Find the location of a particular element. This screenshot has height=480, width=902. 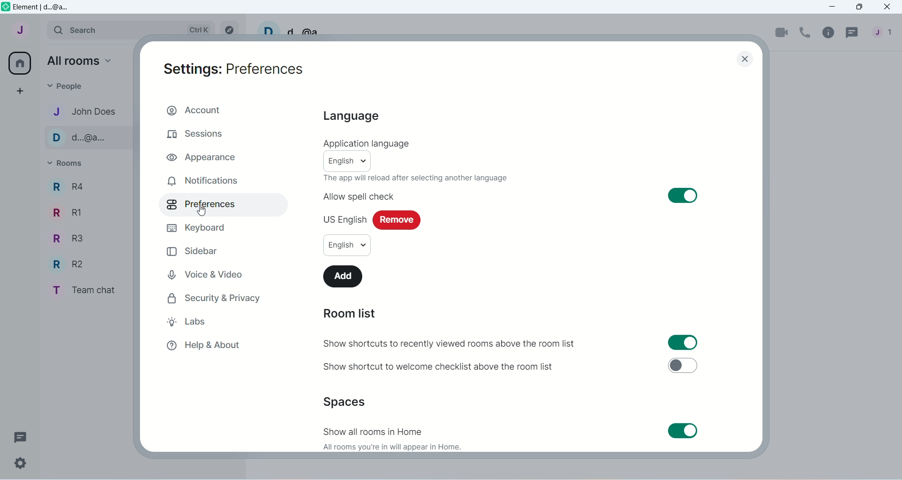

Settings :preferences is located at coordinates (238, 70).